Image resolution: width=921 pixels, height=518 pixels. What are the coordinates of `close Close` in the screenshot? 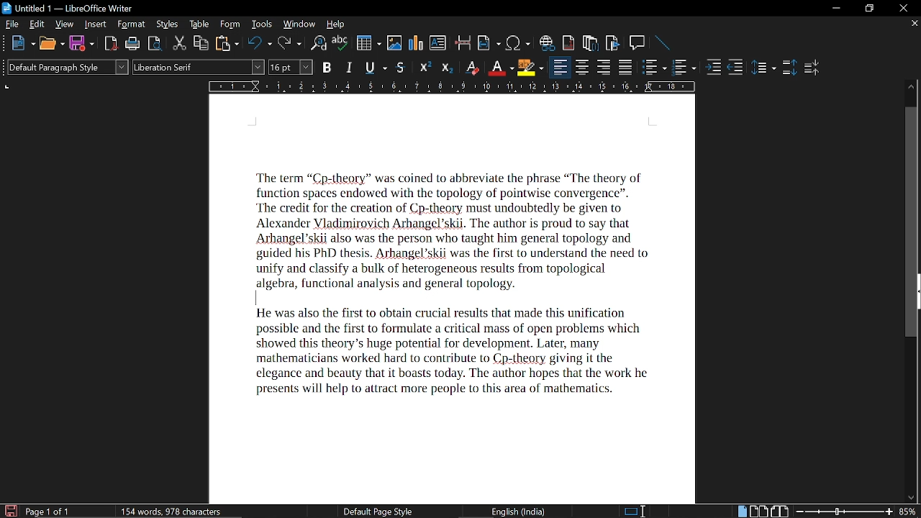 It's located at (902, 7).